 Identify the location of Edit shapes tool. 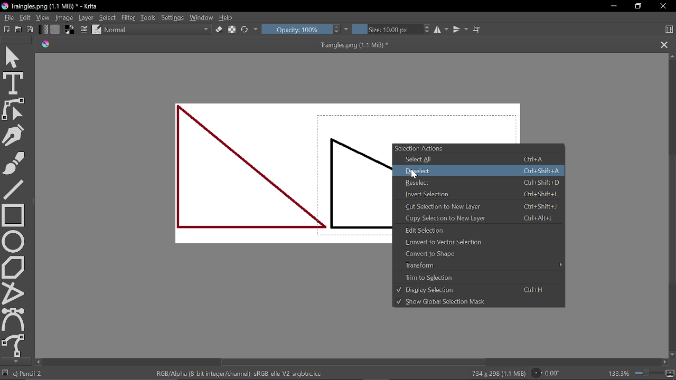
(13, 109).